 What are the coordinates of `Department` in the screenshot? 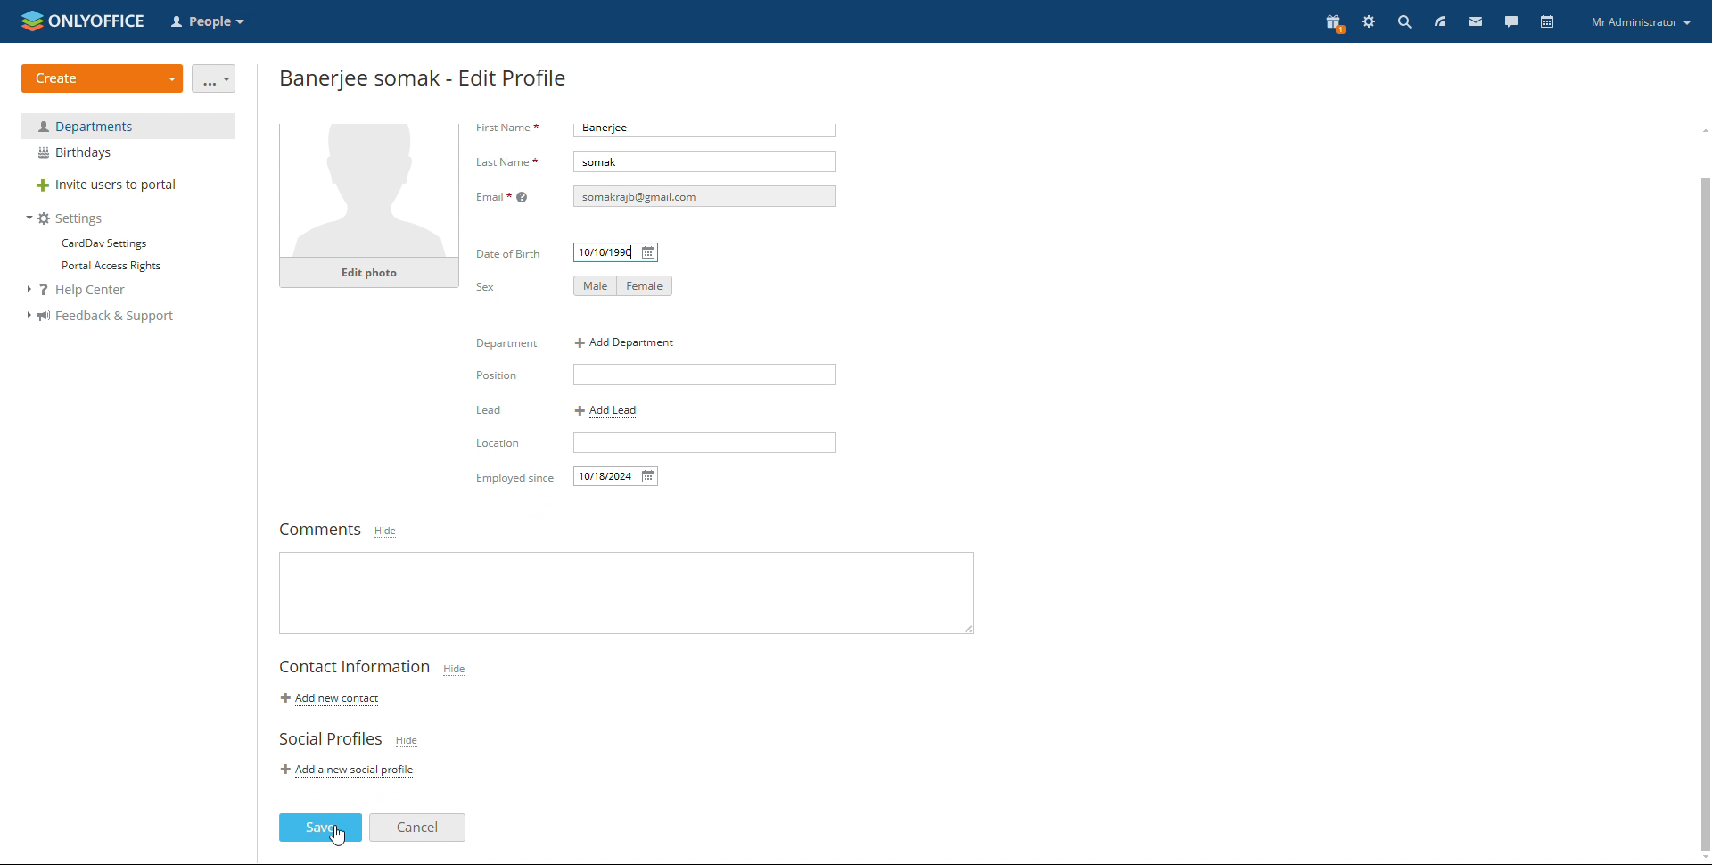 It's located at (507, 344).